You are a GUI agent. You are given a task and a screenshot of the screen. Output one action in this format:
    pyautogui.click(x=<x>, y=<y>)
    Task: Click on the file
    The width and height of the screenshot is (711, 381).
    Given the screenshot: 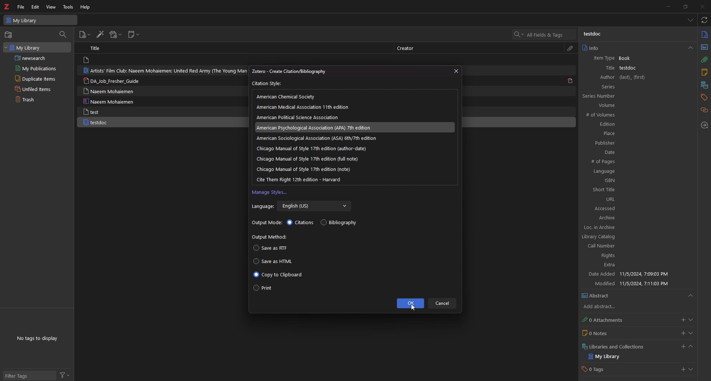 What is the action you would take?
    pyautogui.click(x=21, y=7)
    